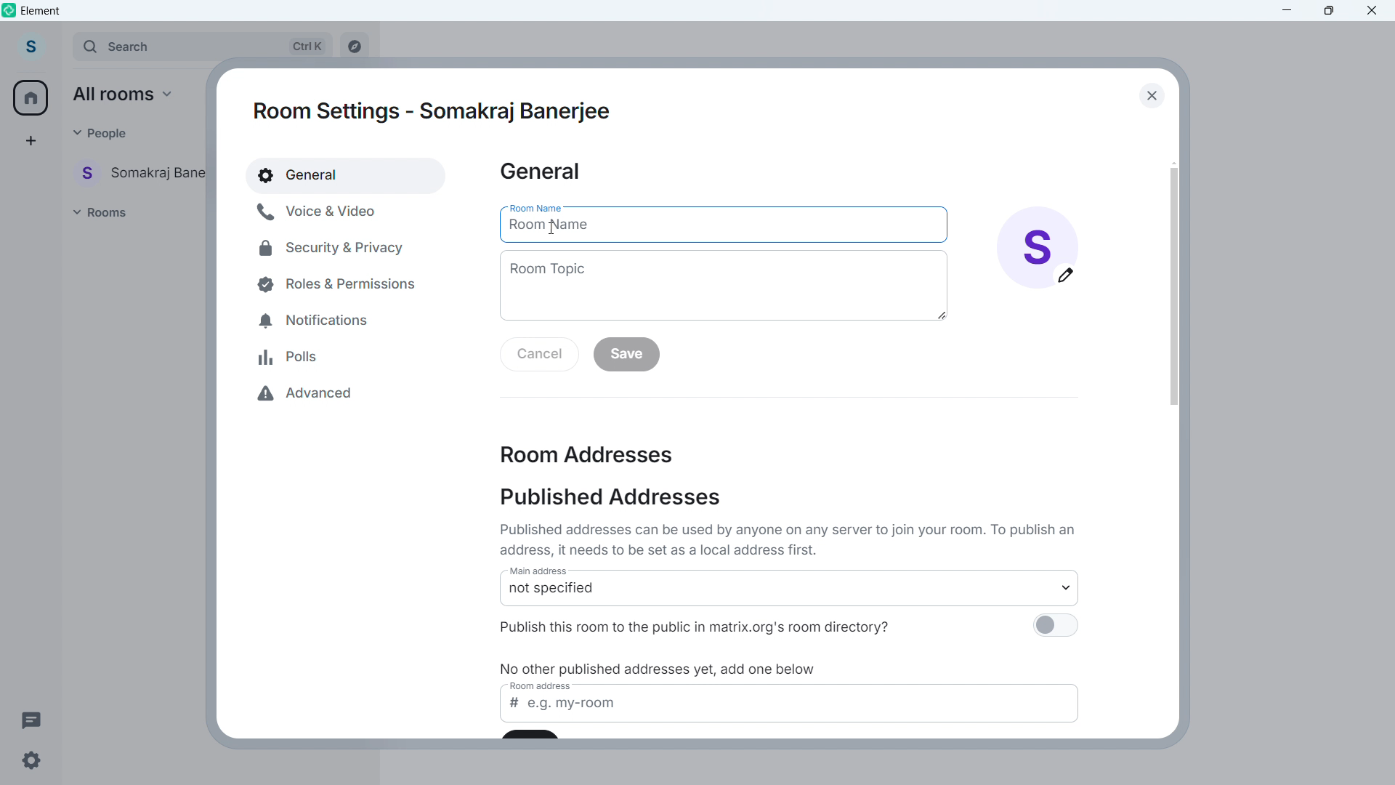 The width and height of the screenshot is (1395, 785). What do you see at coordinates (127, 94) in the screenshot?
I see `all rooms` at bounding box center [127, 94].